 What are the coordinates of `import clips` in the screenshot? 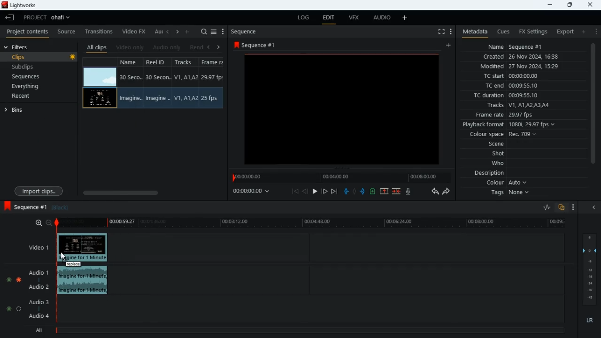 It's located at (39, 191).